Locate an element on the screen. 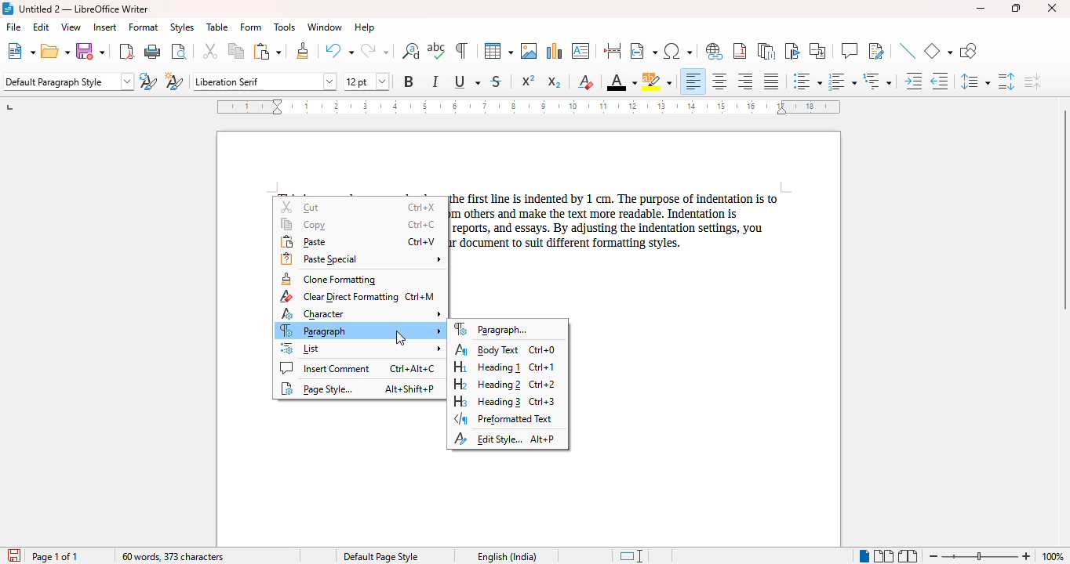 The image size is (1070, 564). preformatted text is located at coordinates (504, 420).